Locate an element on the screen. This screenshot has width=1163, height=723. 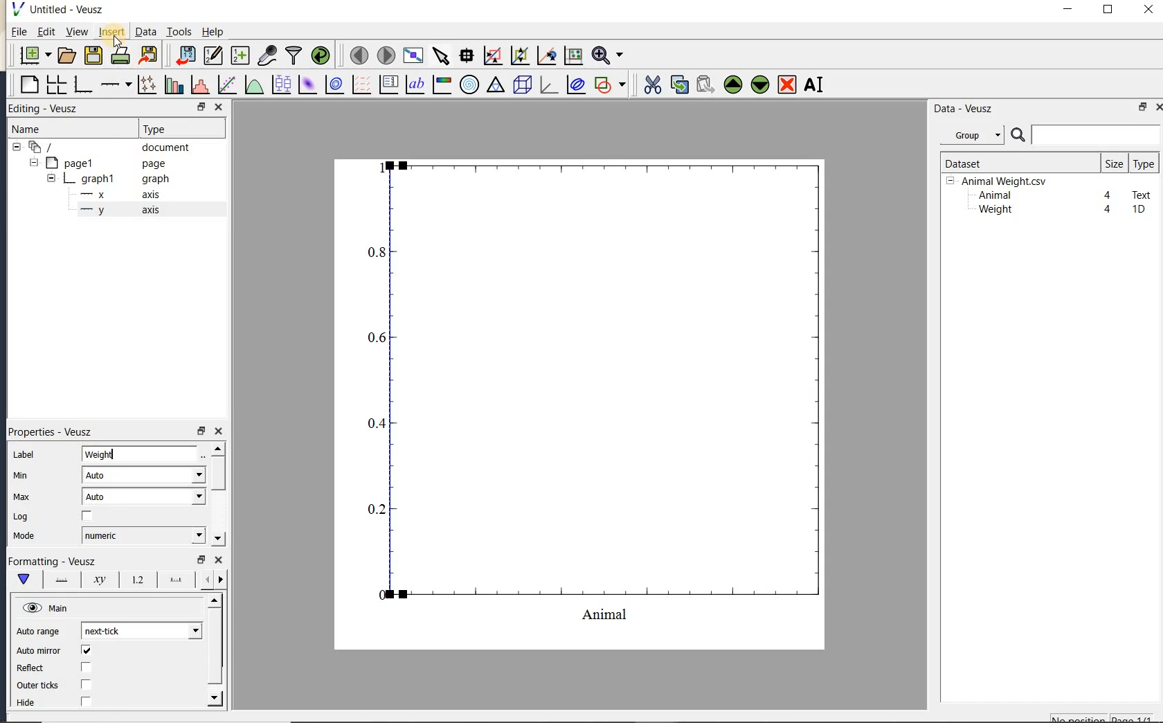
move to the previous page is located at coordinates (357, 54).